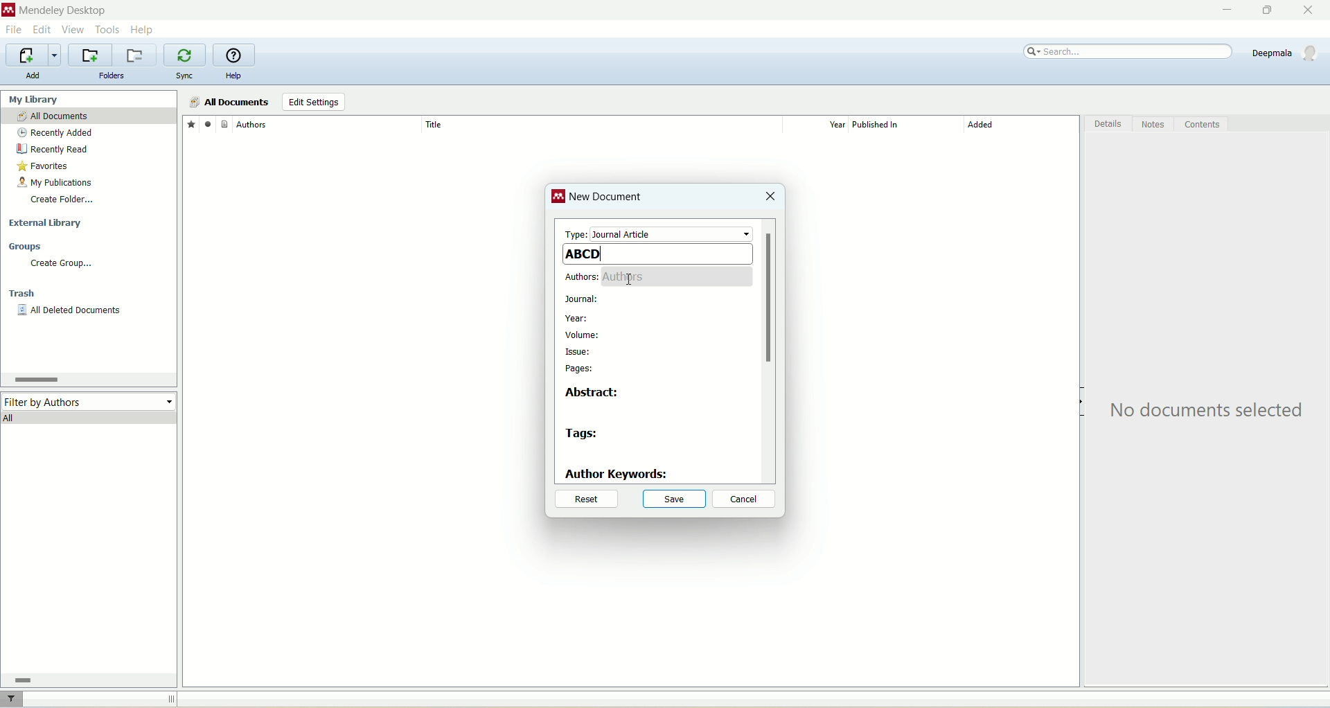  Describe the element at coordinates (1314, 10) in the screenshot. I see `close` at that location.